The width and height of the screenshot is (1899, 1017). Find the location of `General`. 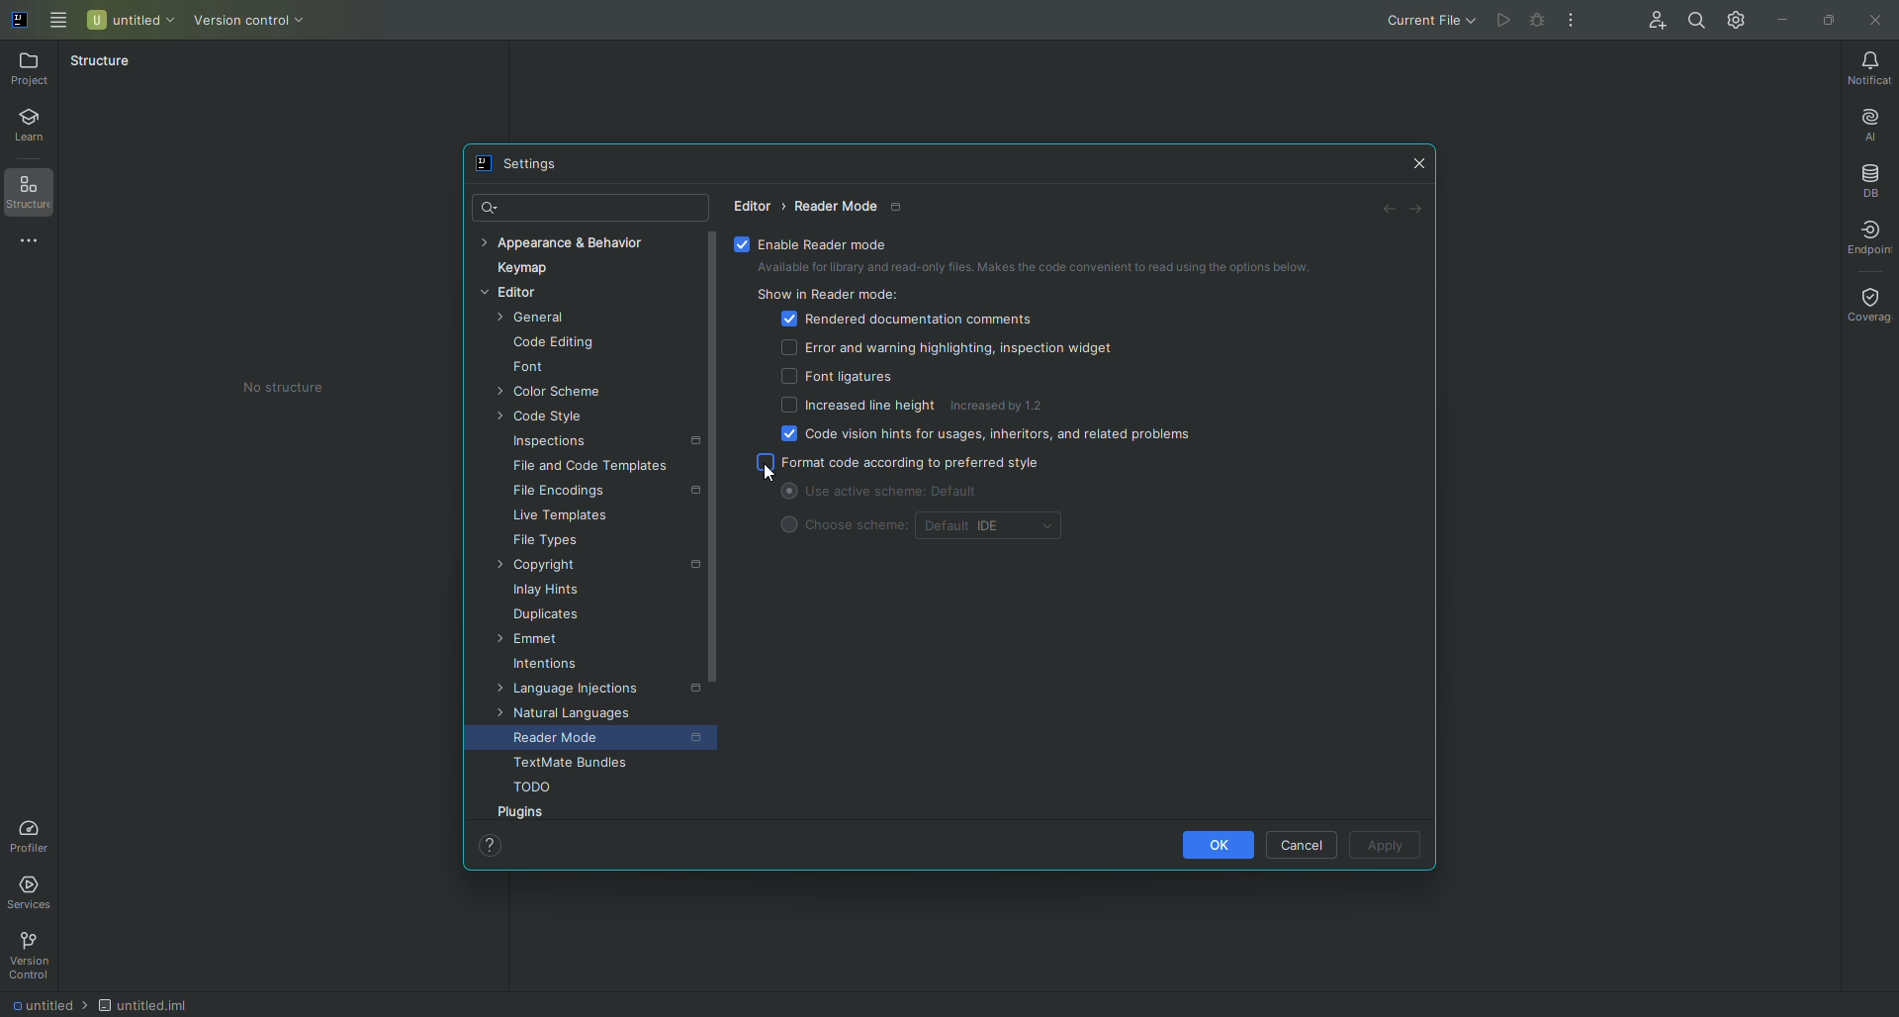

General is located at coordinates (532, 320).